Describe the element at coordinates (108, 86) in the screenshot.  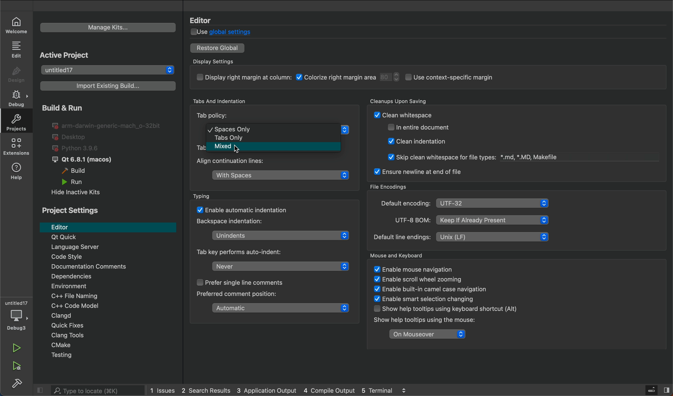
I see `import build` at that location.